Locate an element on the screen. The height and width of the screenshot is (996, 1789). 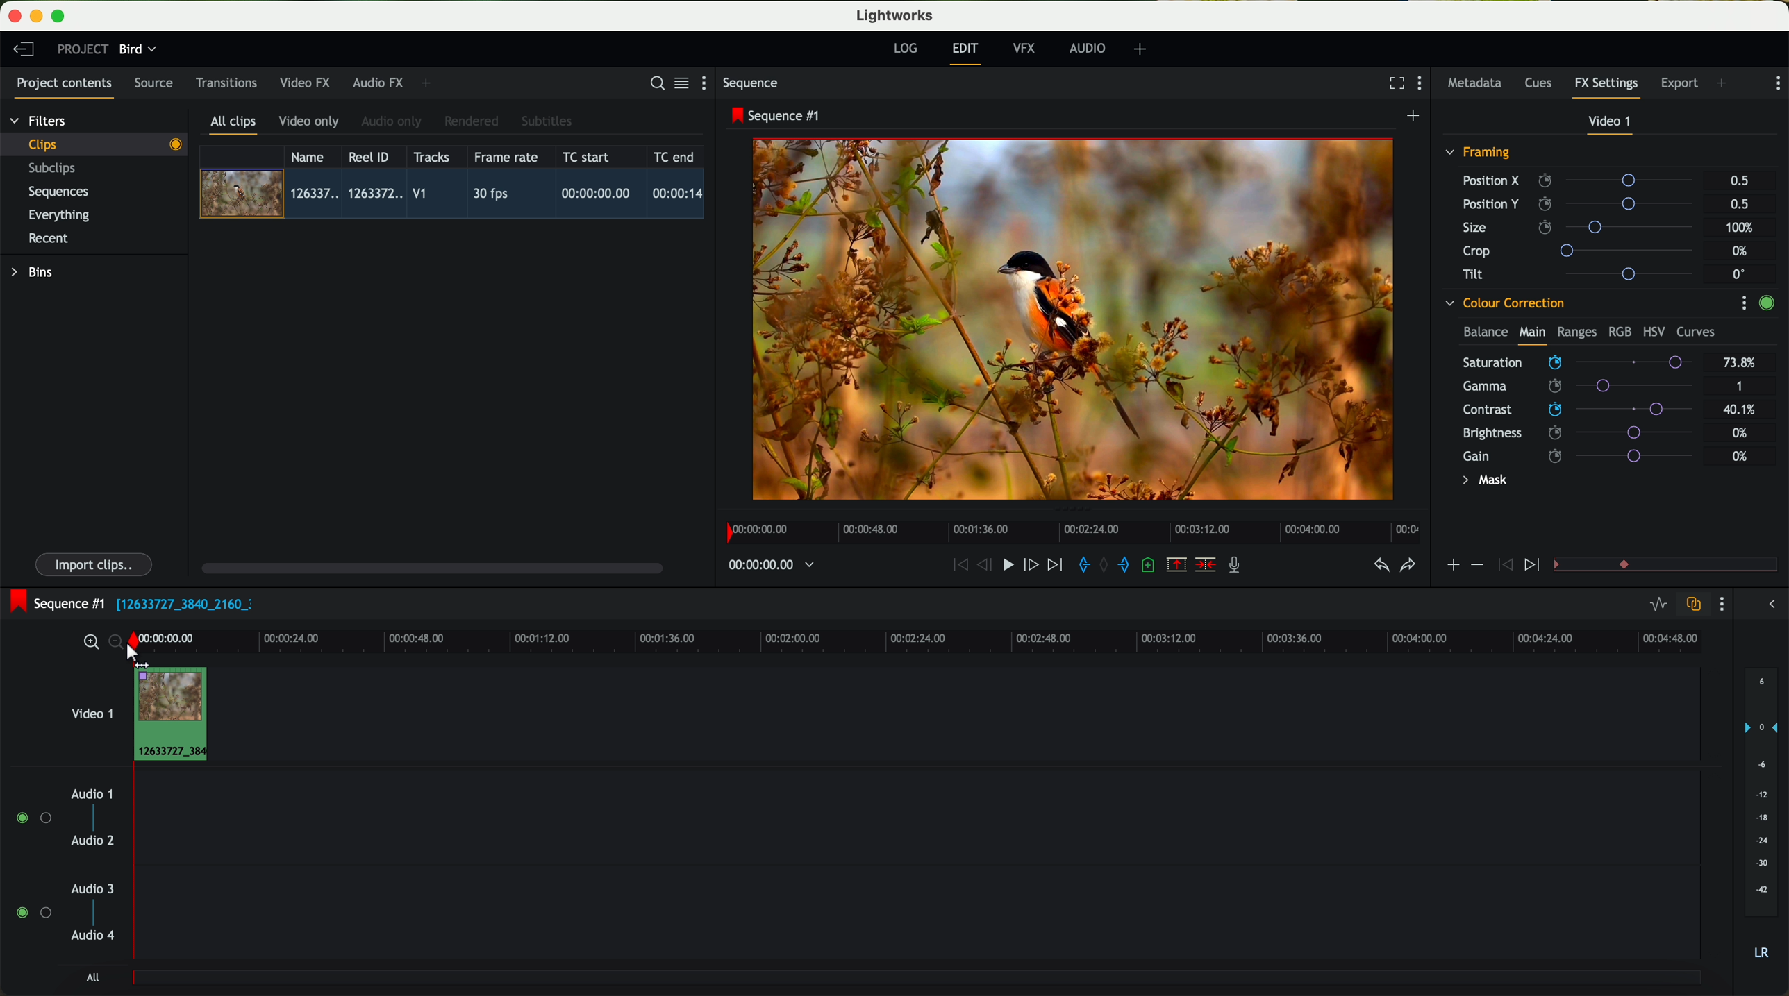
click on saturation is located at coordinates (1571, 387).